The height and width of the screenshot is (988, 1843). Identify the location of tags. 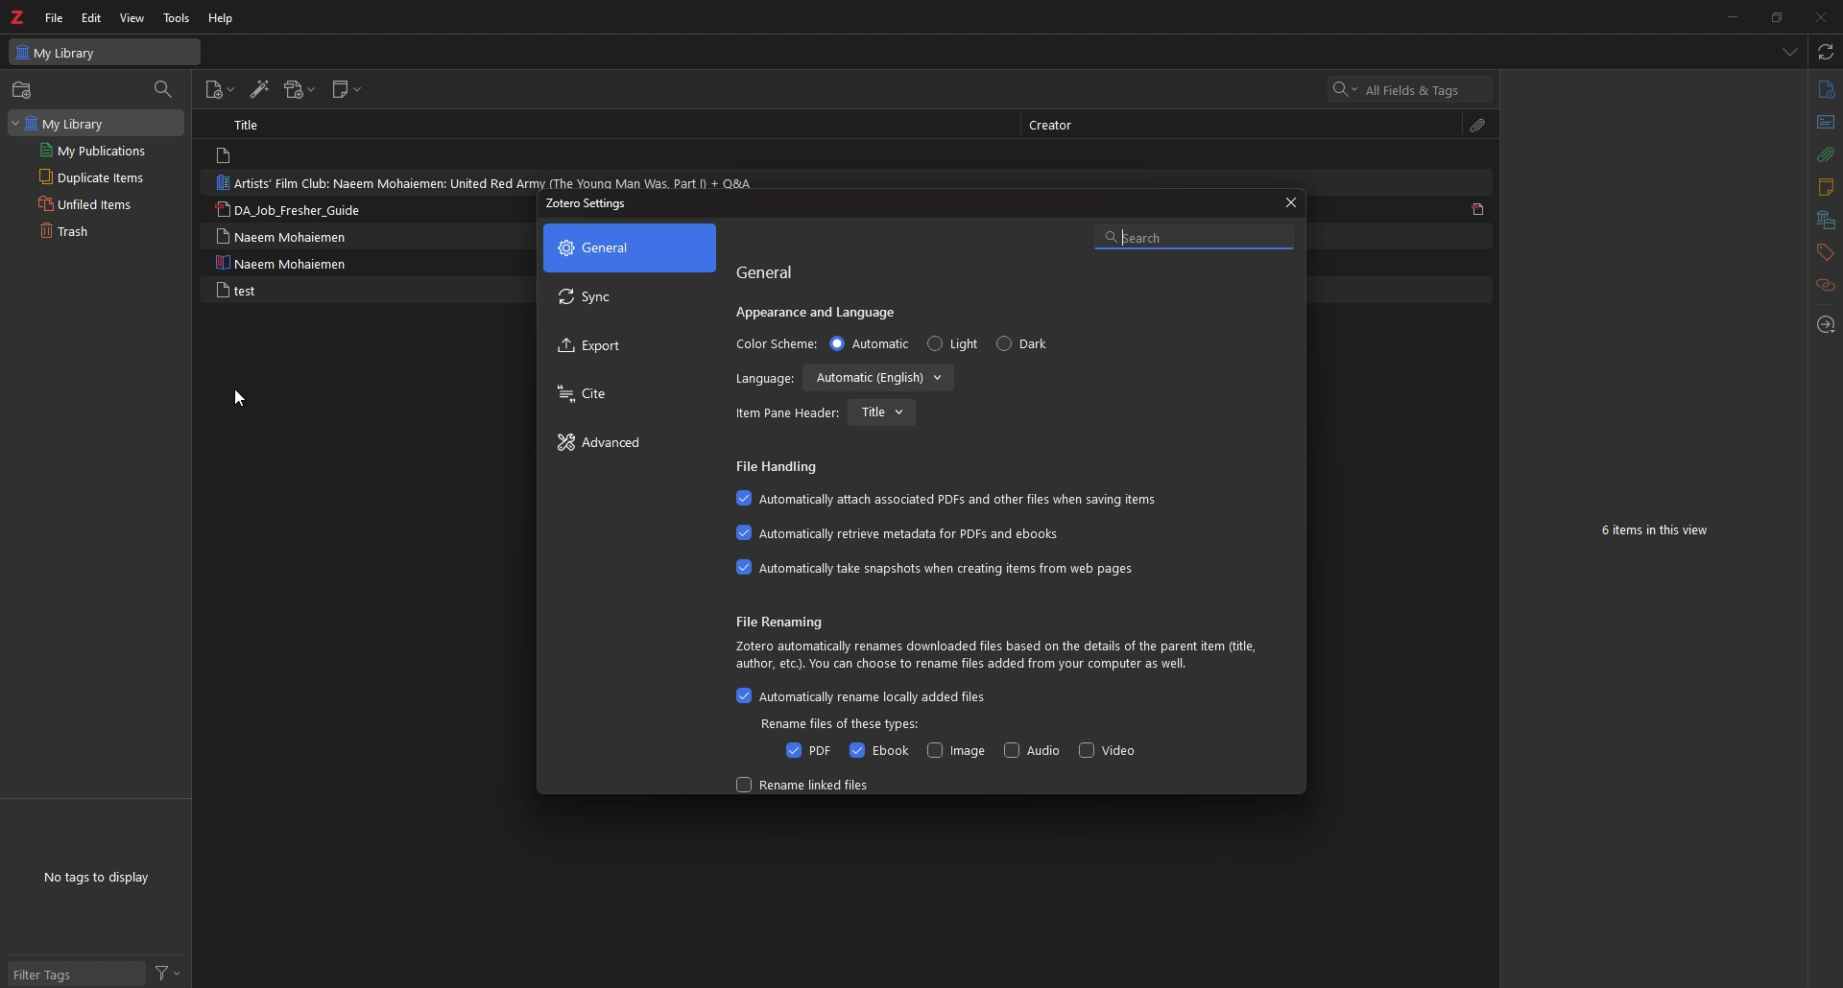
(1824, 252).